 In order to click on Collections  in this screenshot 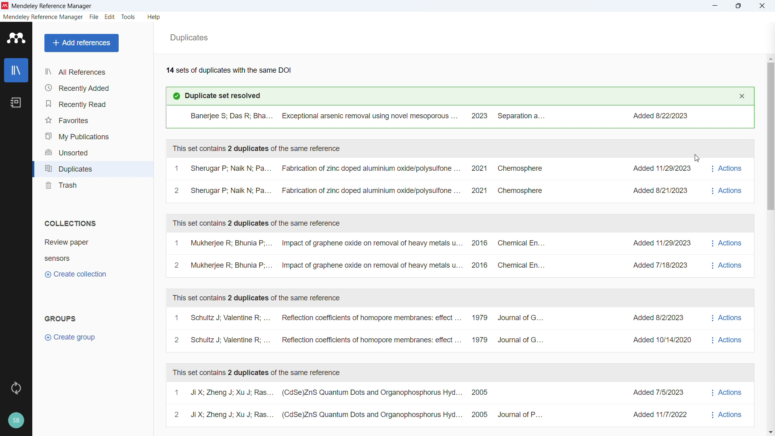, I will do `click(71, 224)`.